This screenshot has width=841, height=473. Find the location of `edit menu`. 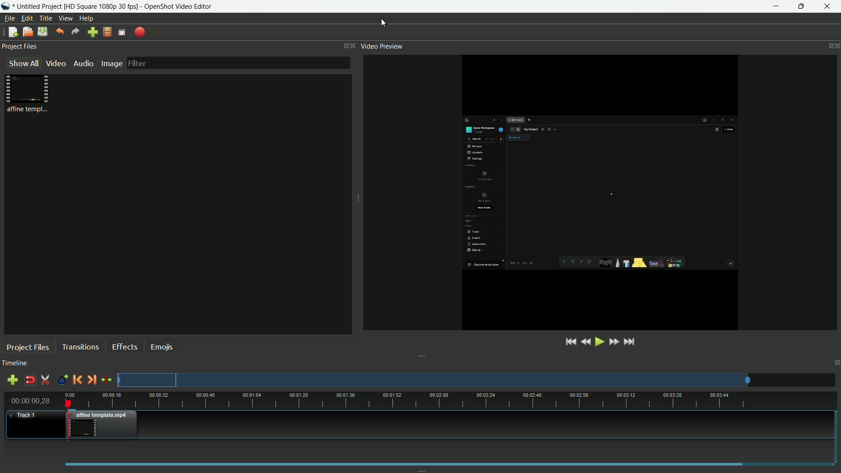

edit menu is located at coordinates (27, 18).